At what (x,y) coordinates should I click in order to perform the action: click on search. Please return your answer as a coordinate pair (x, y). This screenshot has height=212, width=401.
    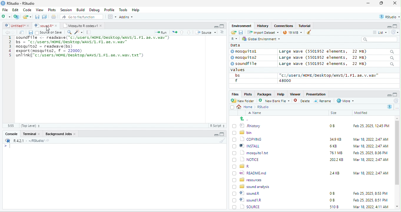
    Looking at the image, I should click on (379, 39).